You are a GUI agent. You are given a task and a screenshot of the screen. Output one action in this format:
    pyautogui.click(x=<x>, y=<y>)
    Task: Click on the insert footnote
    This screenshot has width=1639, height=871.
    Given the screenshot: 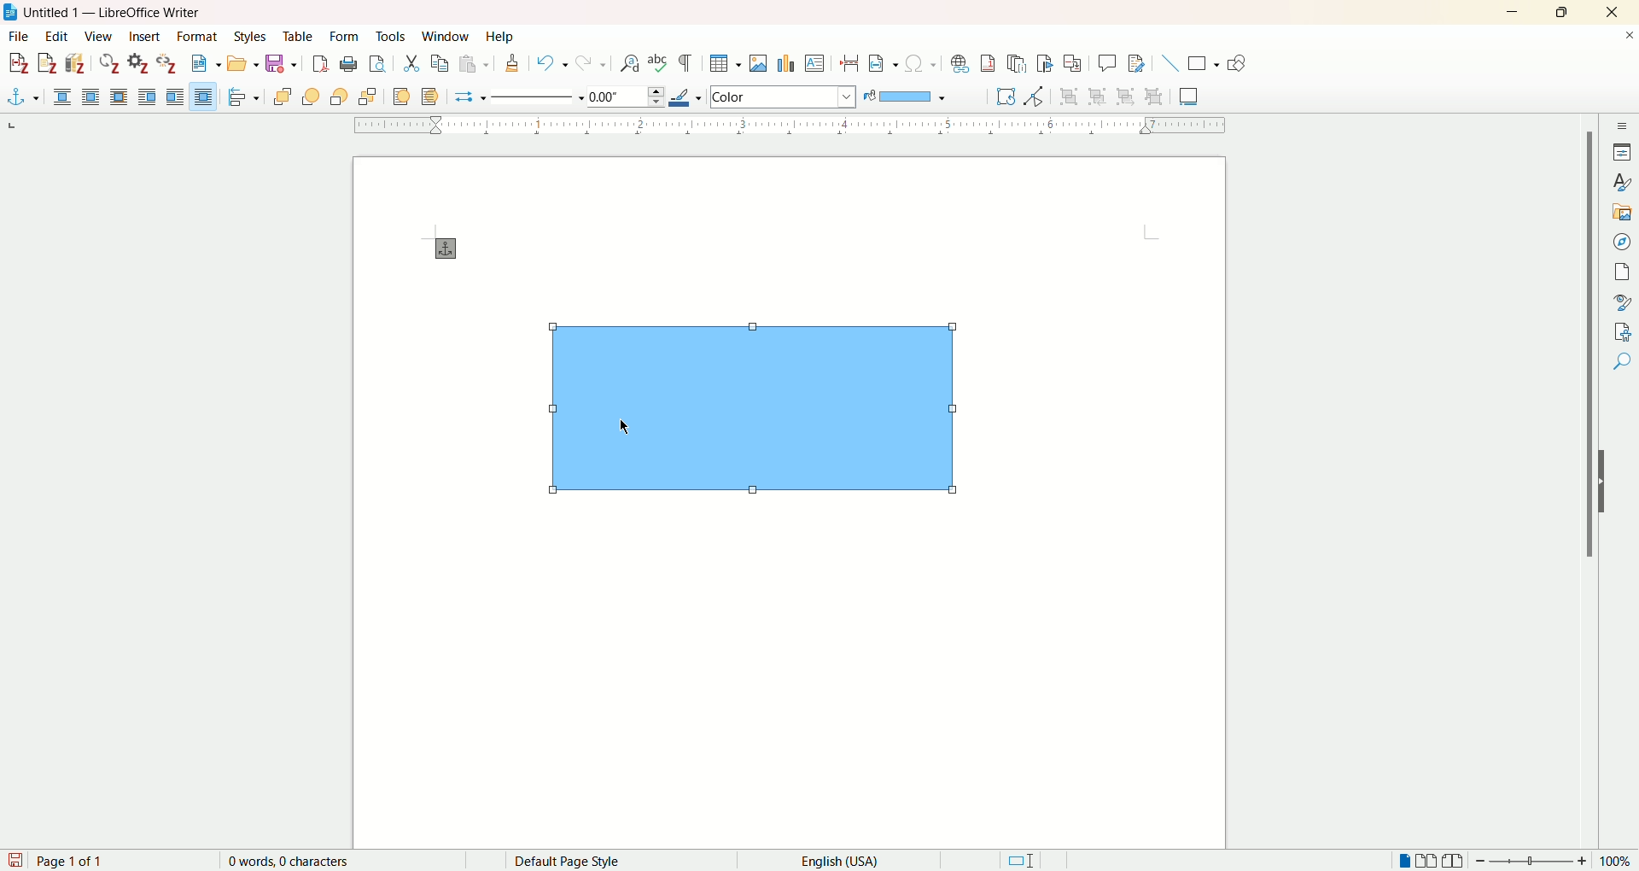 What is the action you would take?
    pyautogui.click(x=989, y=63)
    